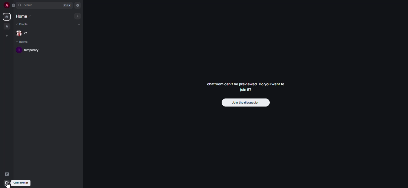 Image resolution: width=408 pixels, height=188 pixels. What do you see at coordinates (78, 16) in the screenshot?
I see `add` at bounding box center [78, 16].